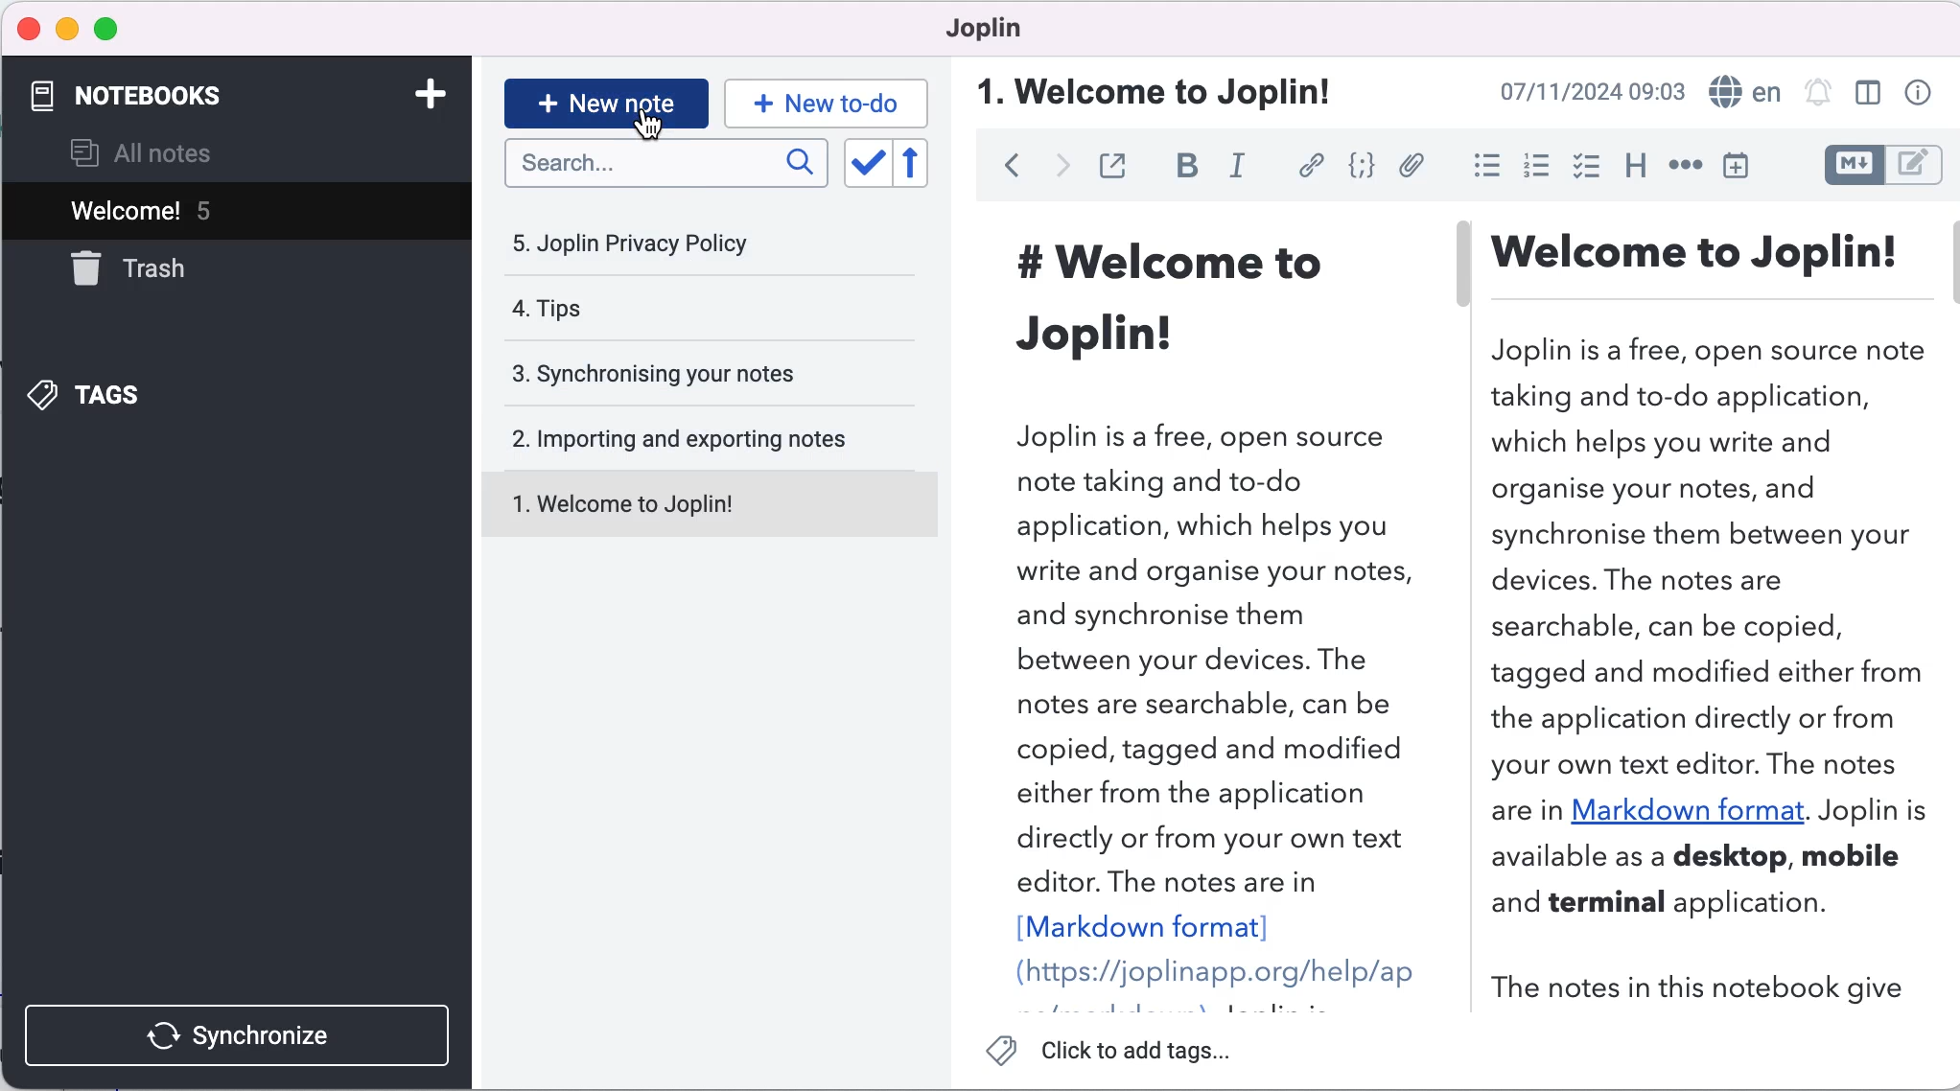 Image resolution: width=1960 pixels, height=1091 pixels. I want to click on note properties, so click(1916, 94).